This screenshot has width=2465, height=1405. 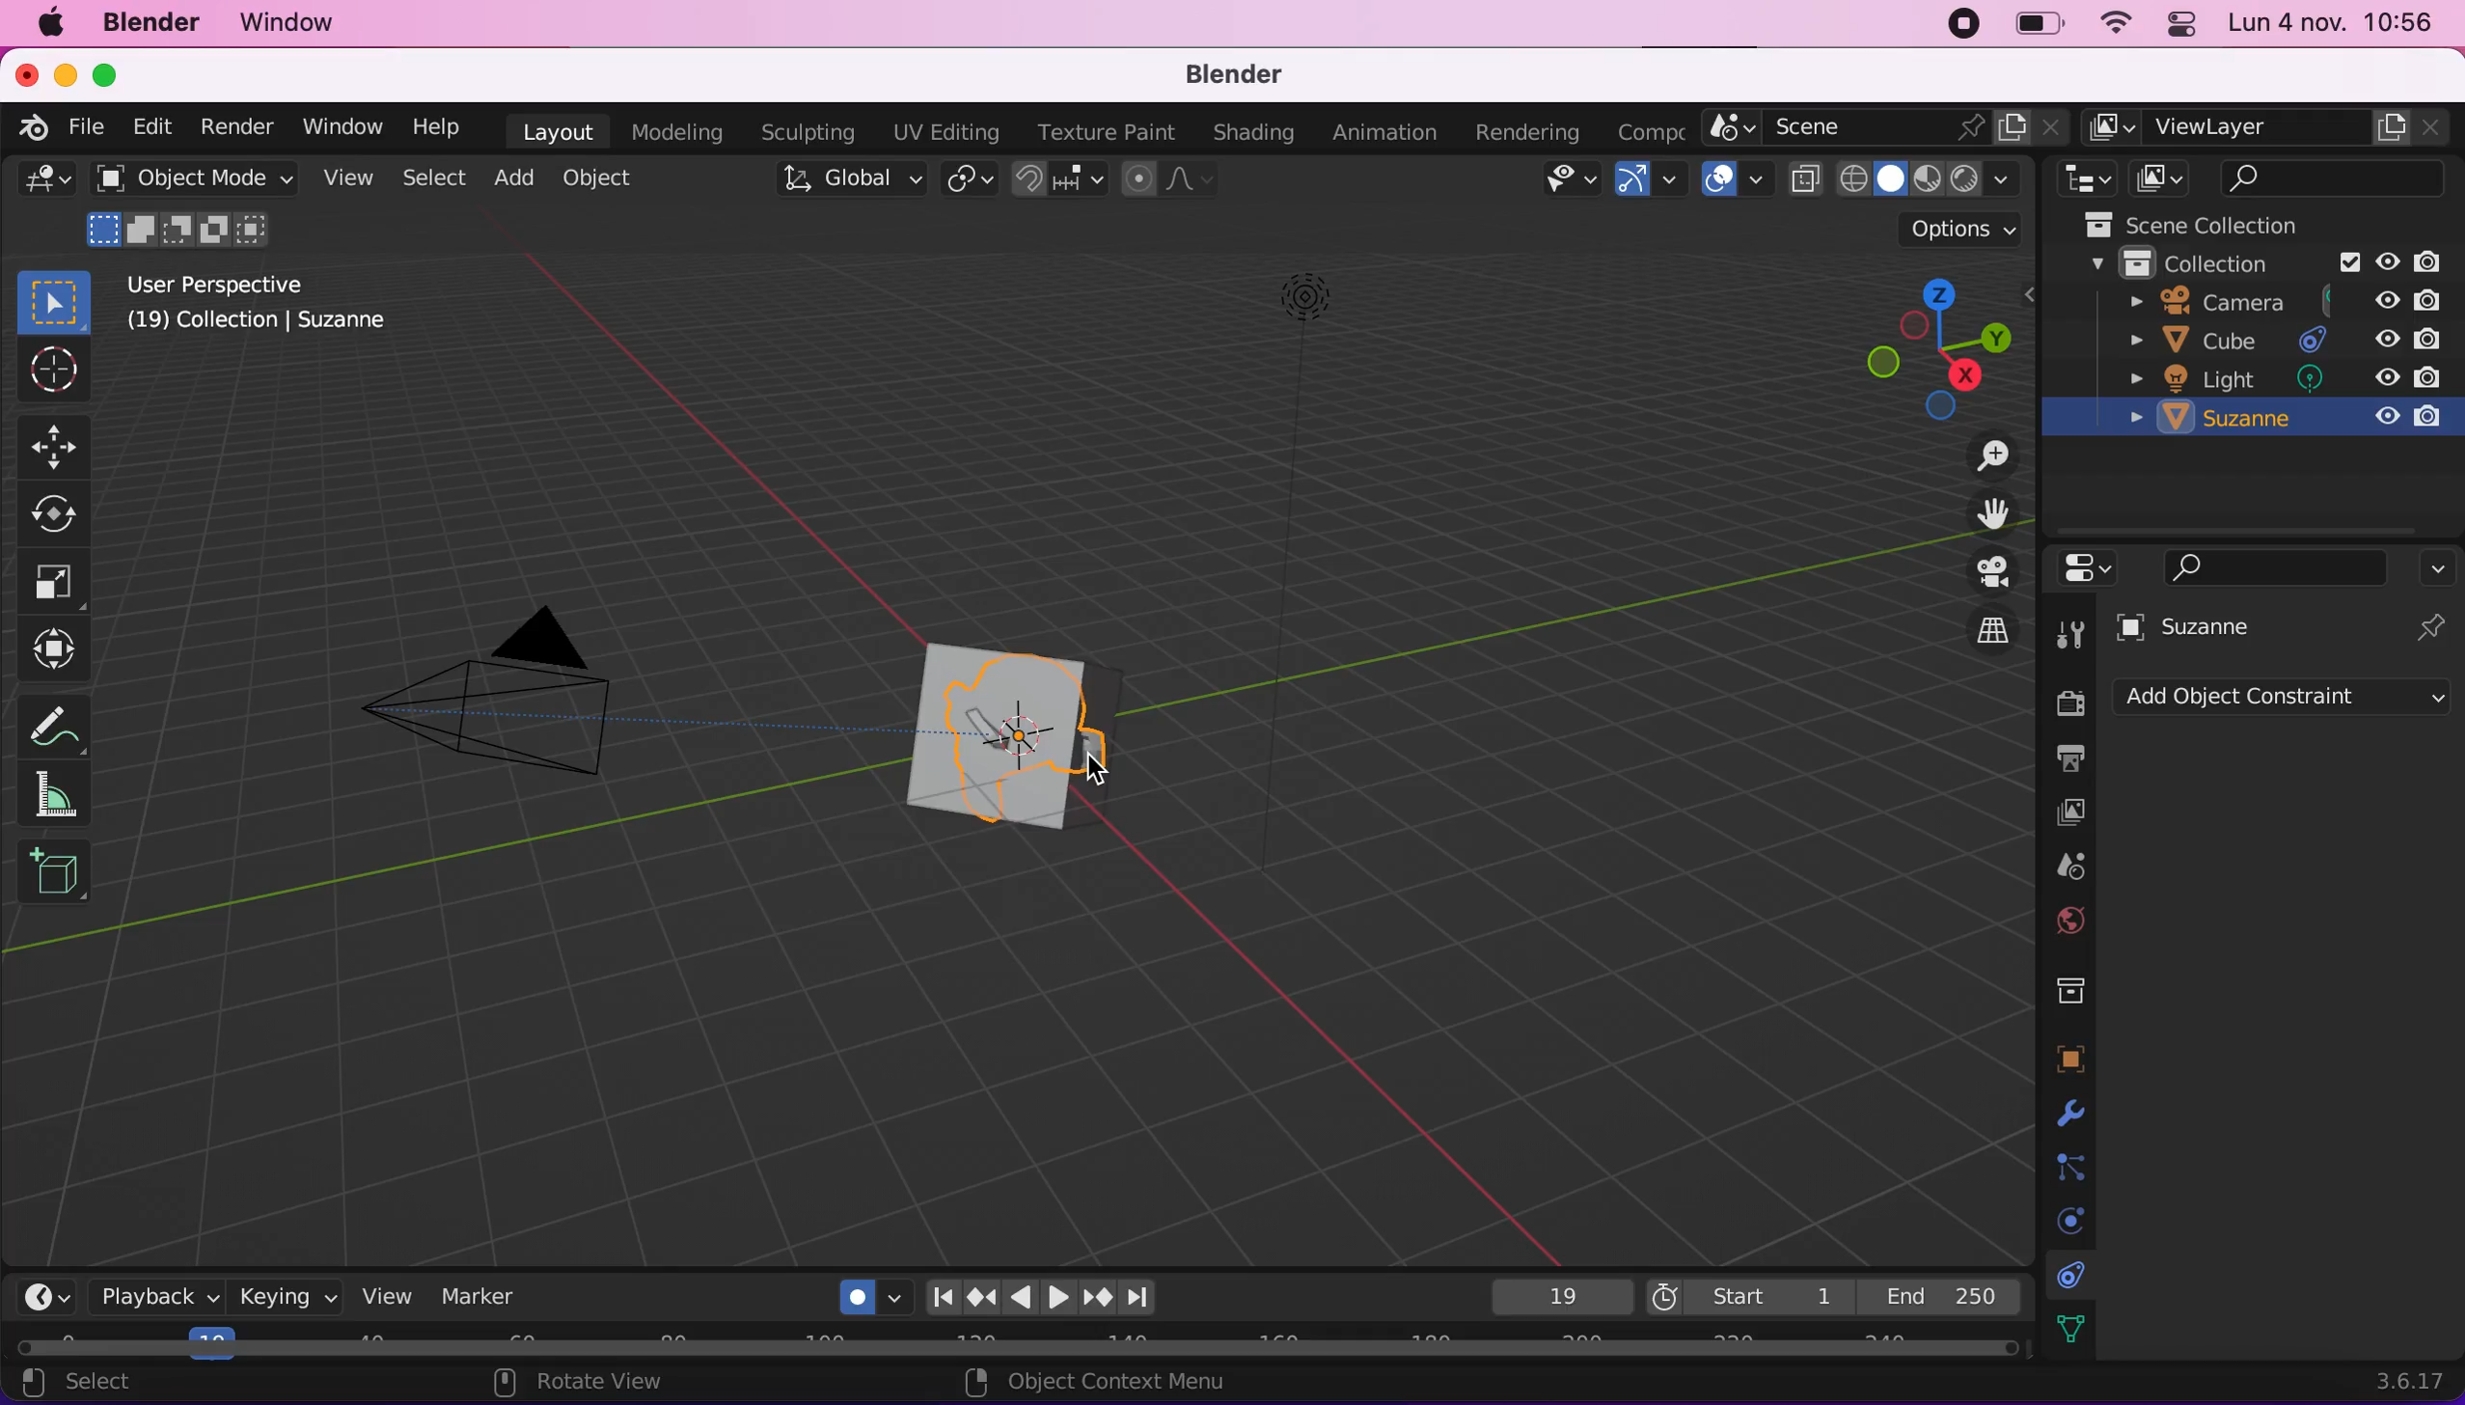 What do you see at coordinates (593, 1384) in the screenshot?
I see `rotate view` at bounding box center [593, 1384].